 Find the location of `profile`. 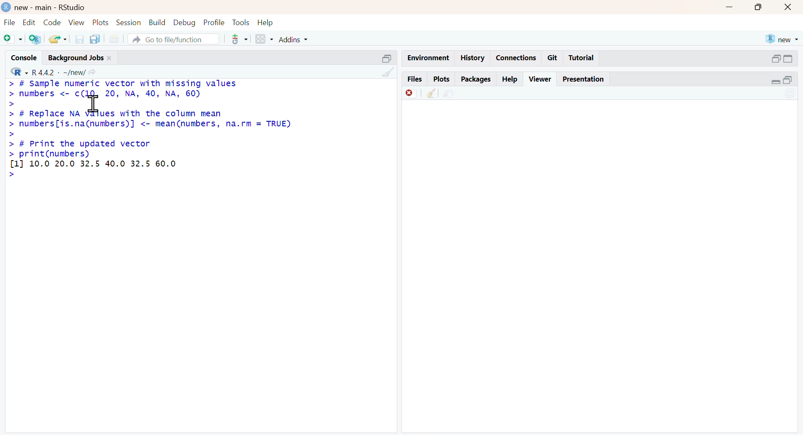

profile is located at coordinates (215, 23).